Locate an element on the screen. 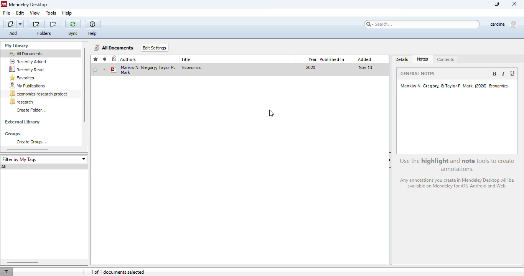 This screenshot has width=524, height=276. research is located at coordinates (21, 102).